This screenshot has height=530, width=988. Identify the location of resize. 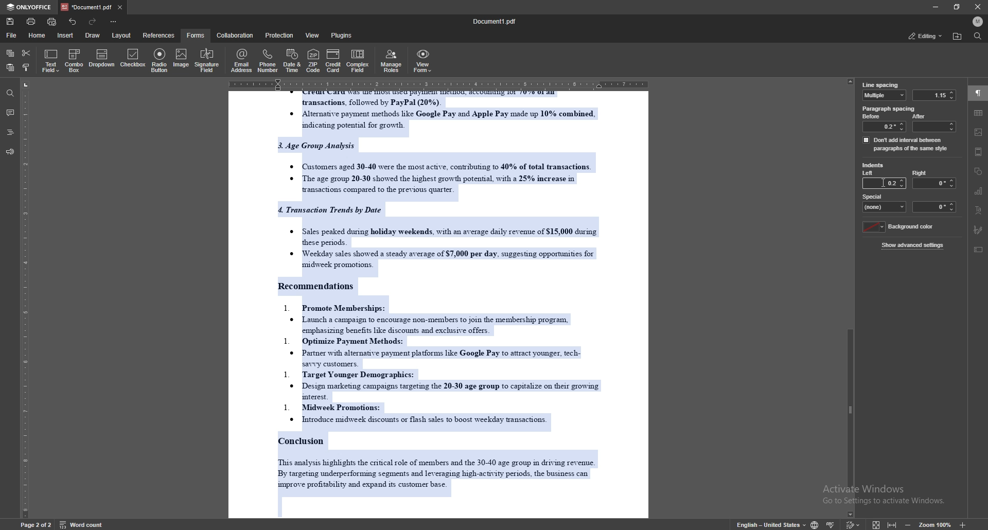
(957, 7).